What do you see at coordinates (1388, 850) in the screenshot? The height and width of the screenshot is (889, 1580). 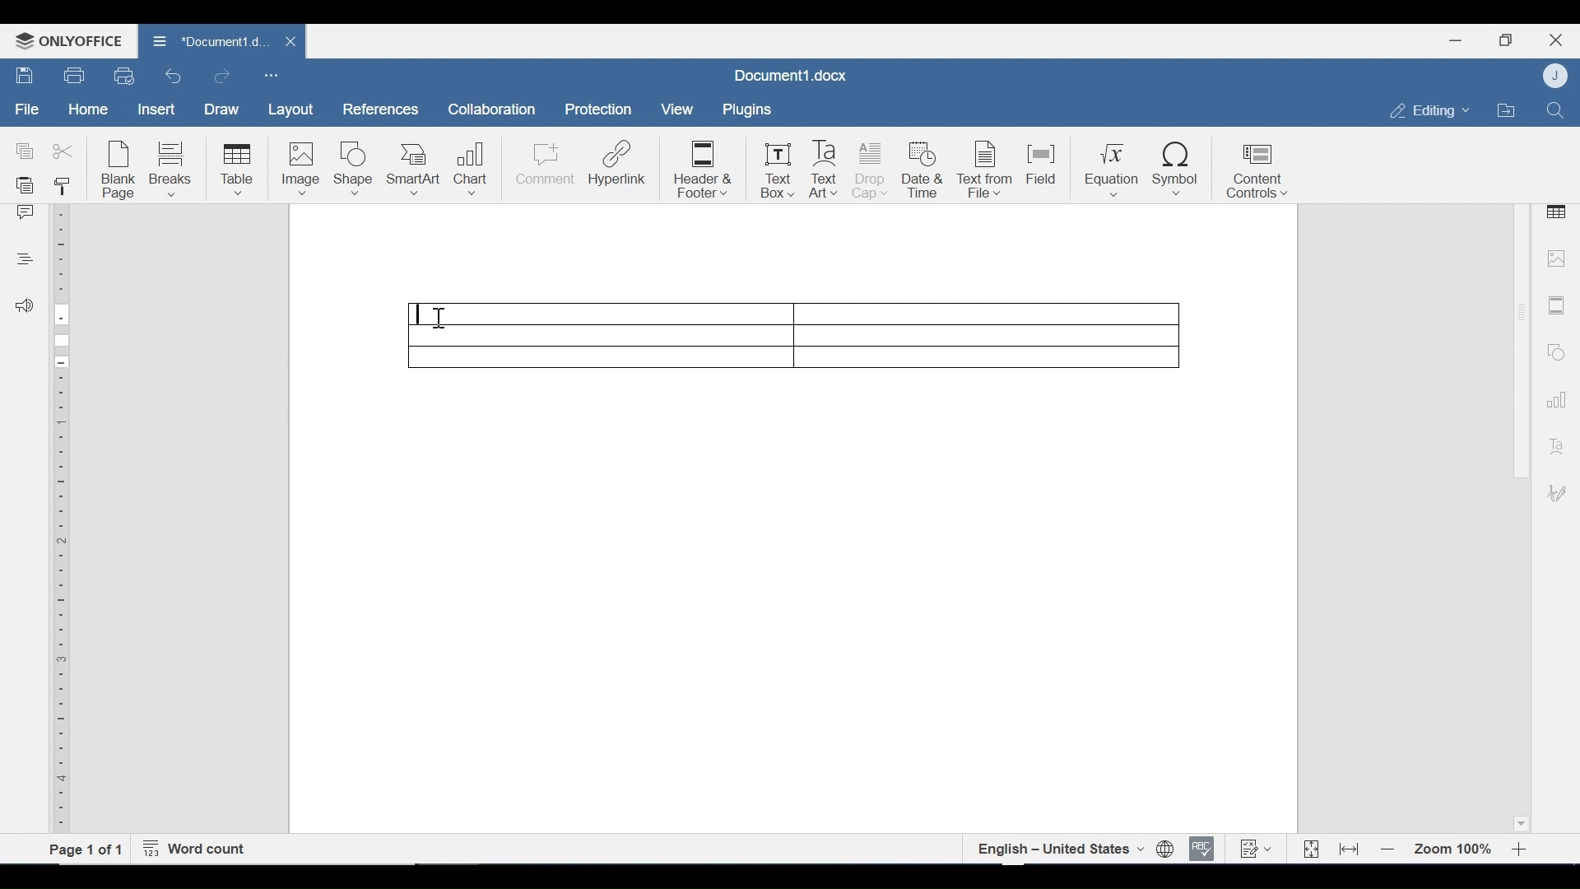 I see `Zoom out` at bounding box center [1388, 850].